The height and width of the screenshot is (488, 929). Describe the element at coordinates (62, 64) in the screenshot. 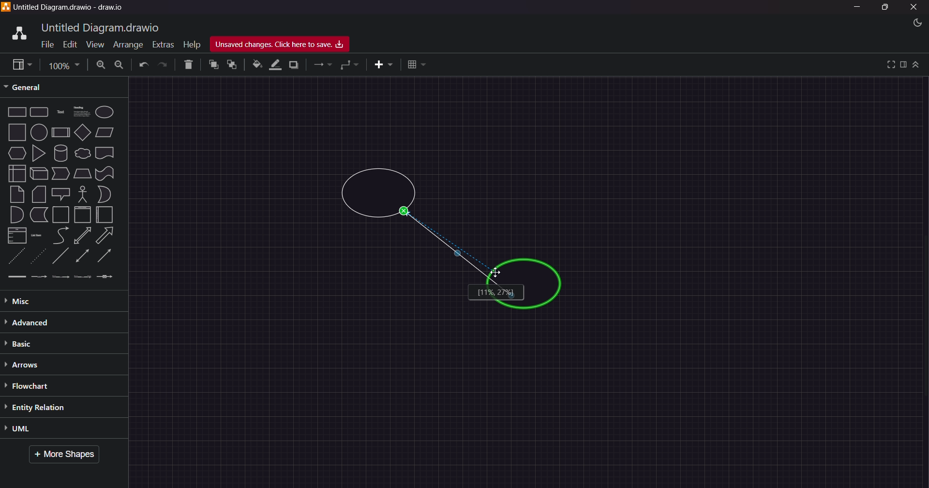

I see `Page Size` at that location.